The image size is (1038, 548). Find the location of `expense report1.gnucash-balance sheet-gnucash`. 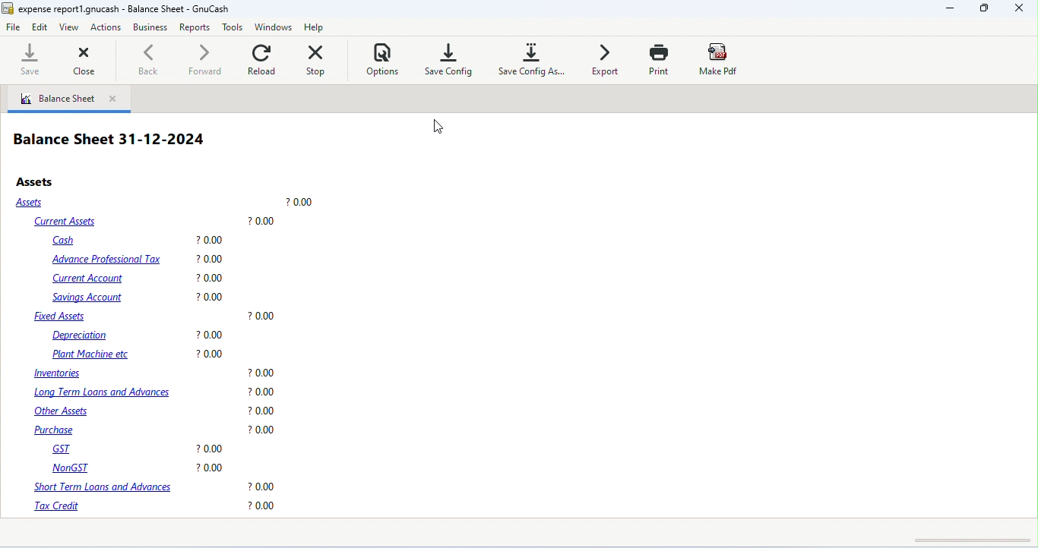

expense report1.gnucash-balance sheet-gnucash is located at coordinates (117, 9).